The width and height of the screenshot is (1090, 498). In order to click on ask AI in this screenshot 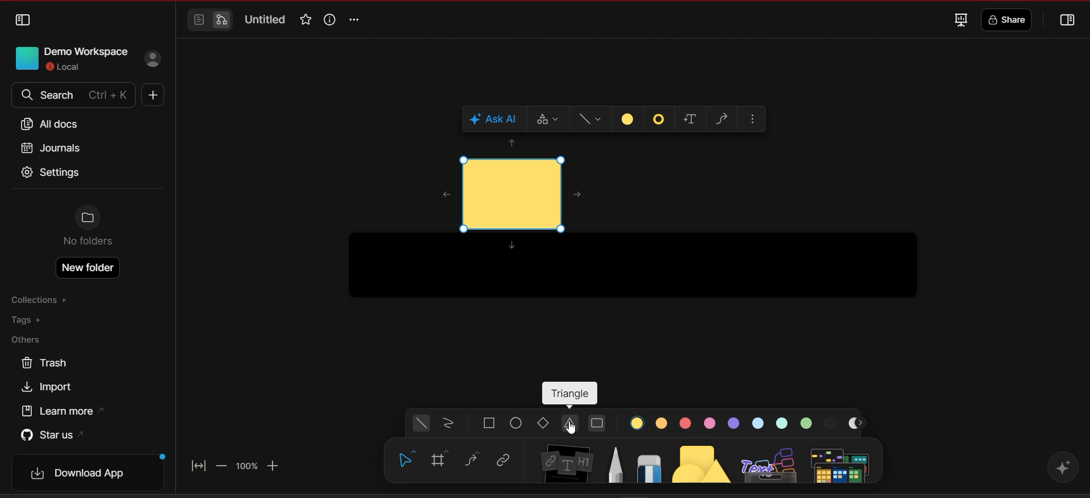, I will do `click(493, 120)`.